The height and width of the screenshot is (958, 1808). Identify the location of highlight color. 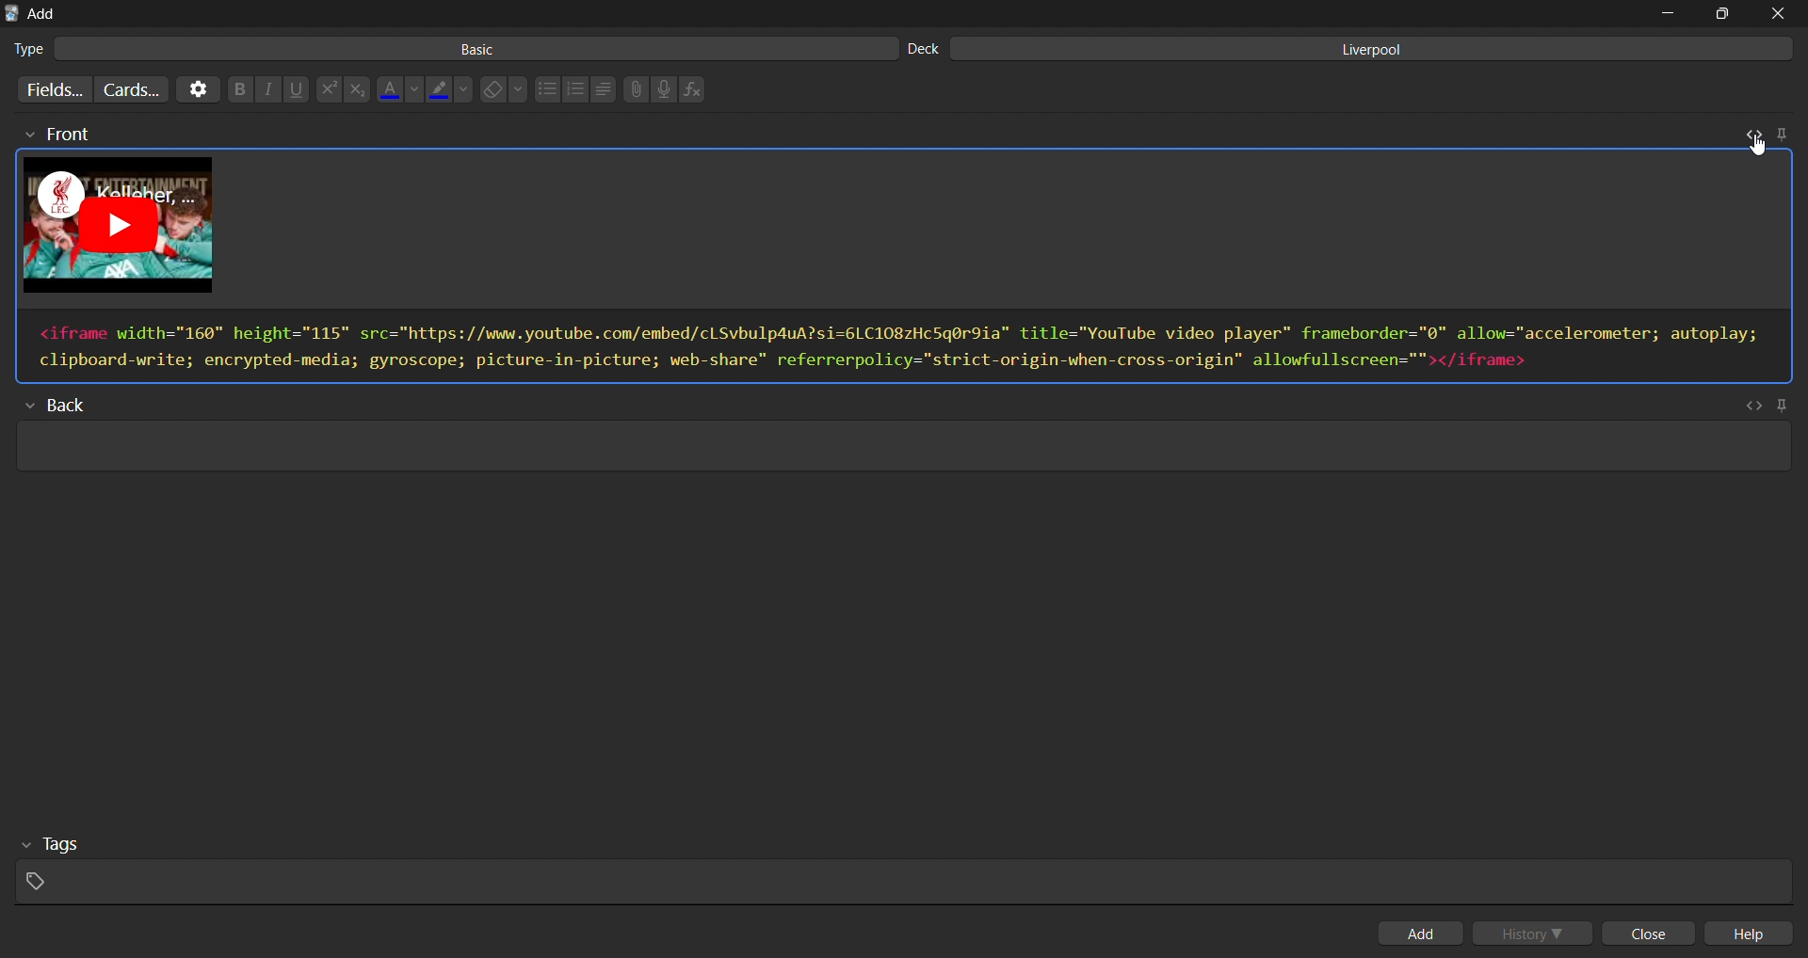
(451, 87).